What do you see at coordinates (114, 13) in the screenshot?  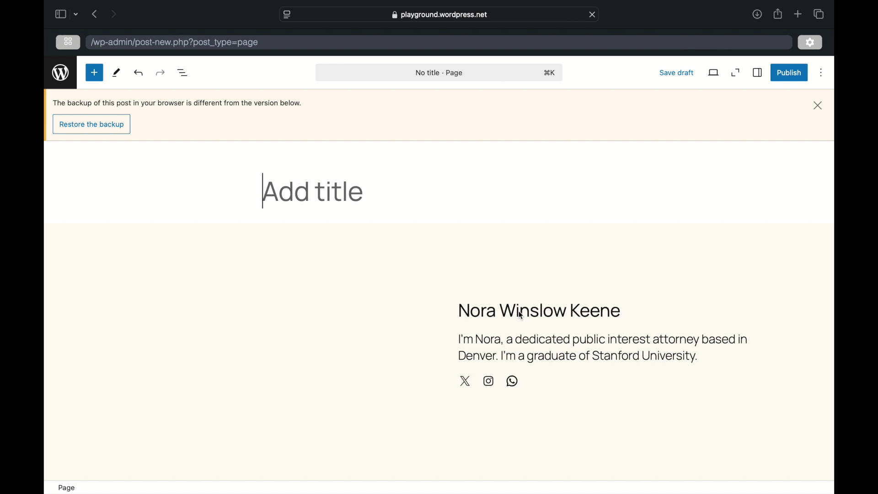 I see `next page` at bounding box center [114, 13].